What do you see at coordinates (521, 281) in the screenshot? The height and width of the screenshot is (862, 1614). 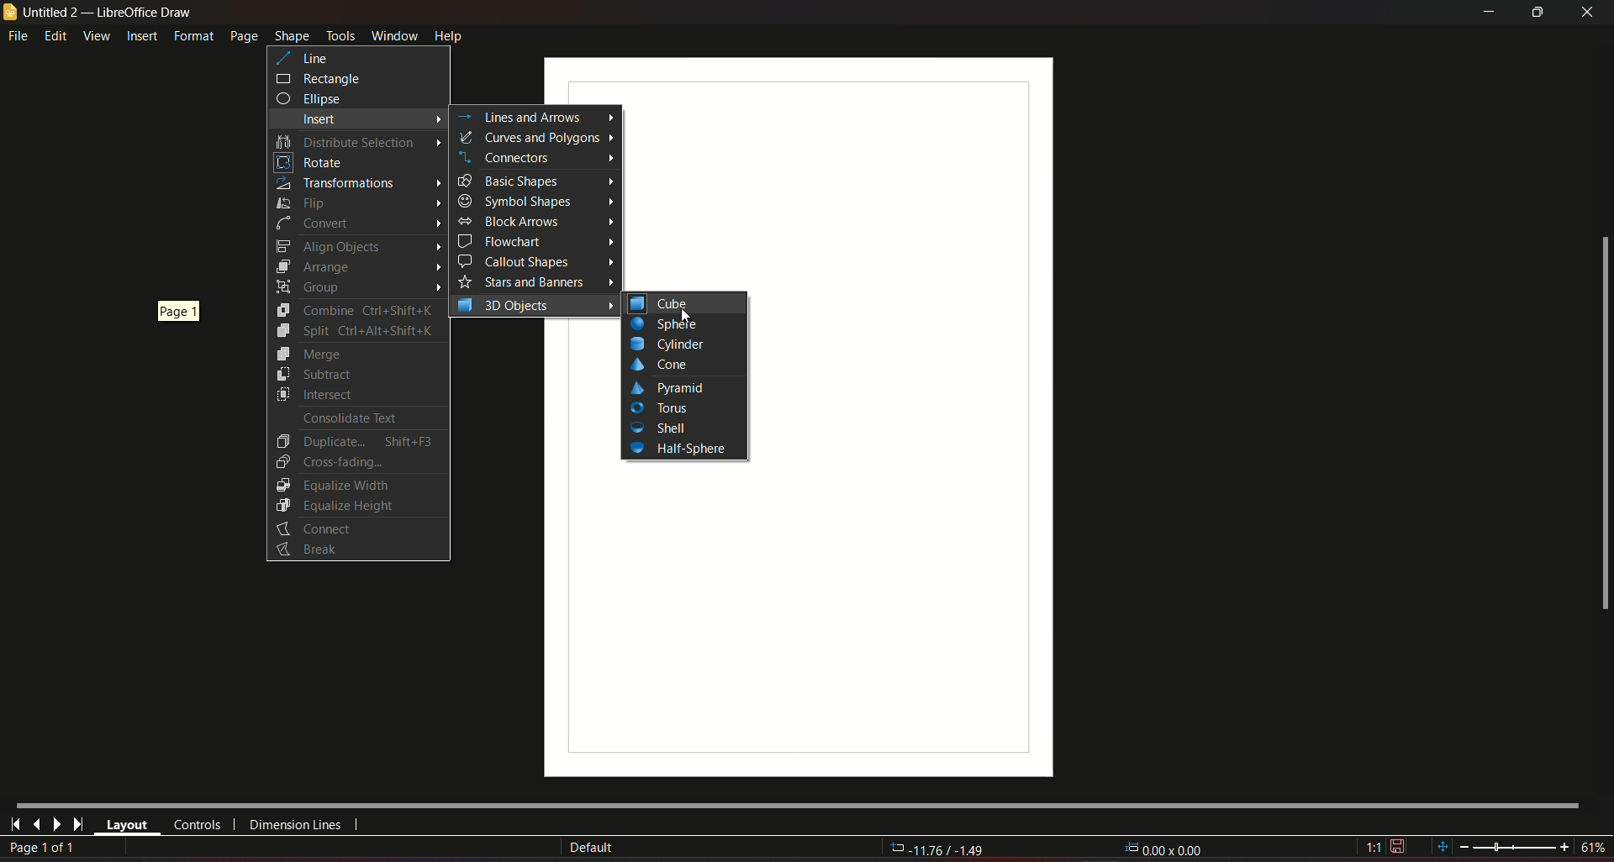 I see `Stars and Banners` at bounding box center [521, 281].